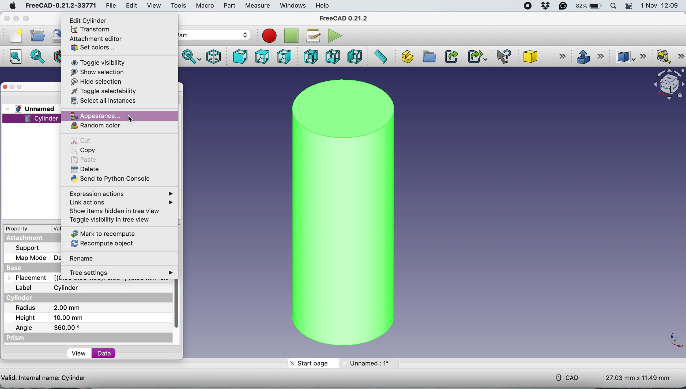 This screenshot has width=686, height=389. What do you see at coordinates (258, 6) in the screenshot?
I see `measure` at bounding box center [258, 6].